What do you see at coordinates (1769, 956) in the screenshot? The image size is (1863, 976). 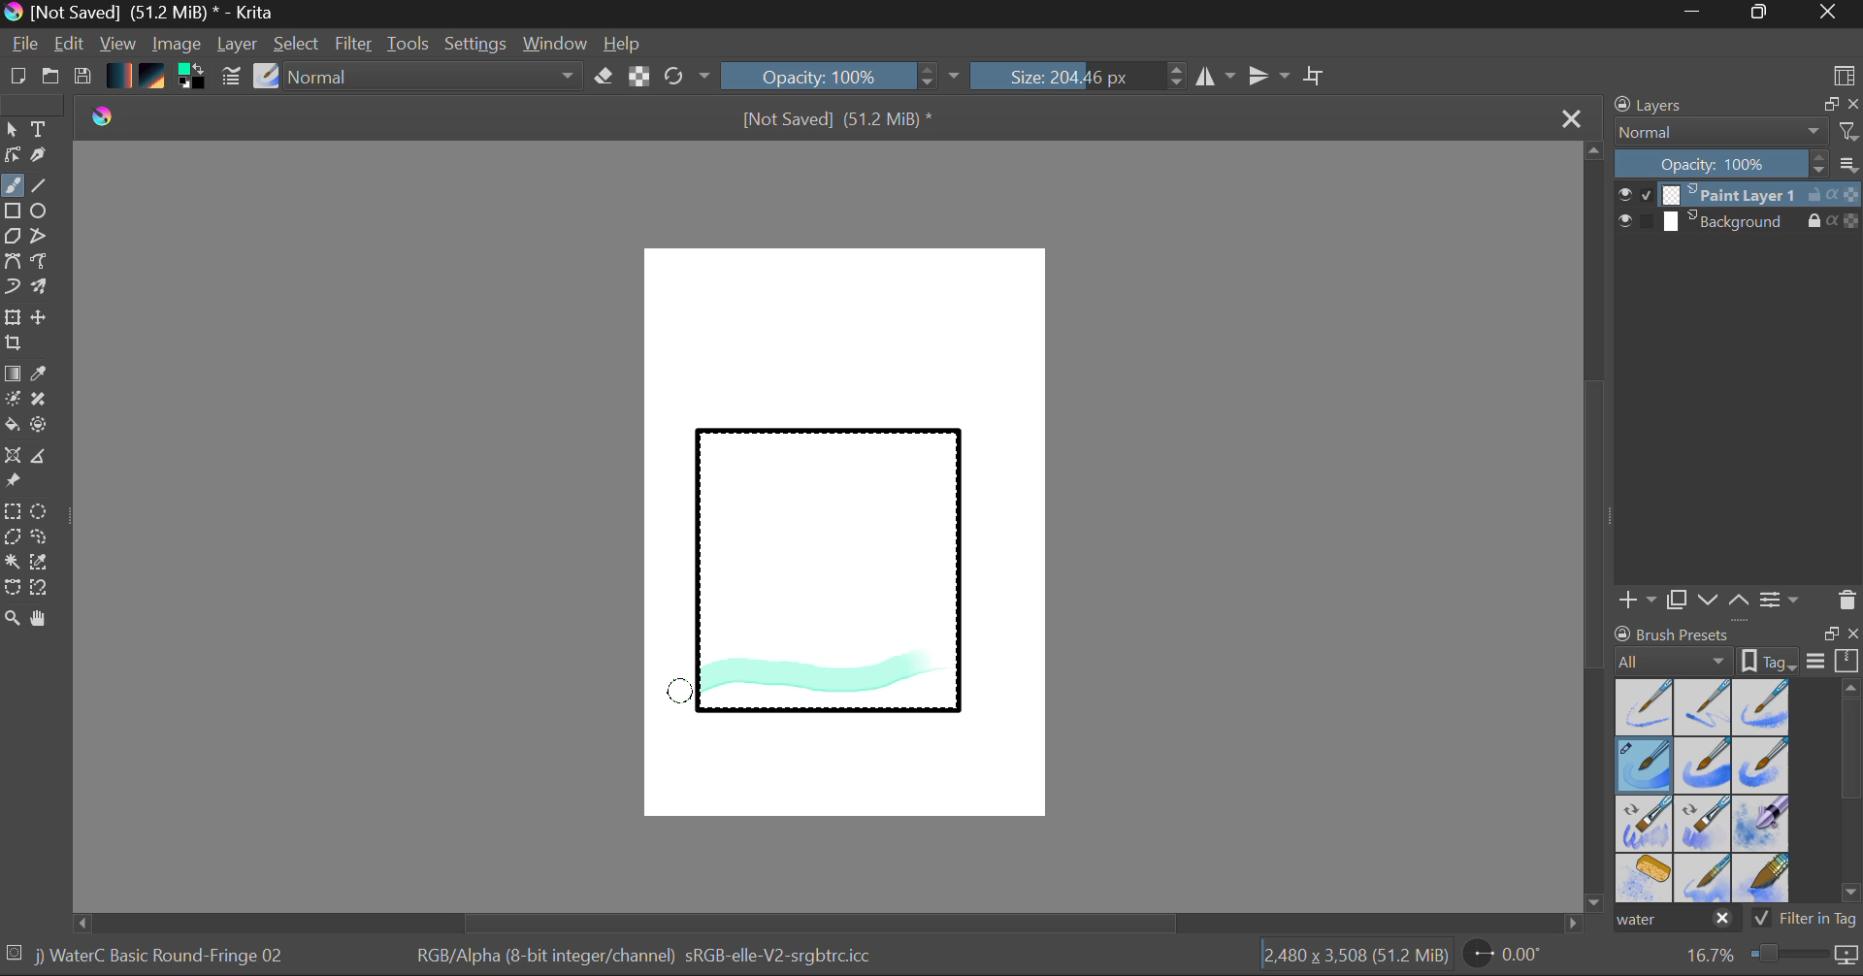 I see `Zoom` at bounding box center [1769, 956].